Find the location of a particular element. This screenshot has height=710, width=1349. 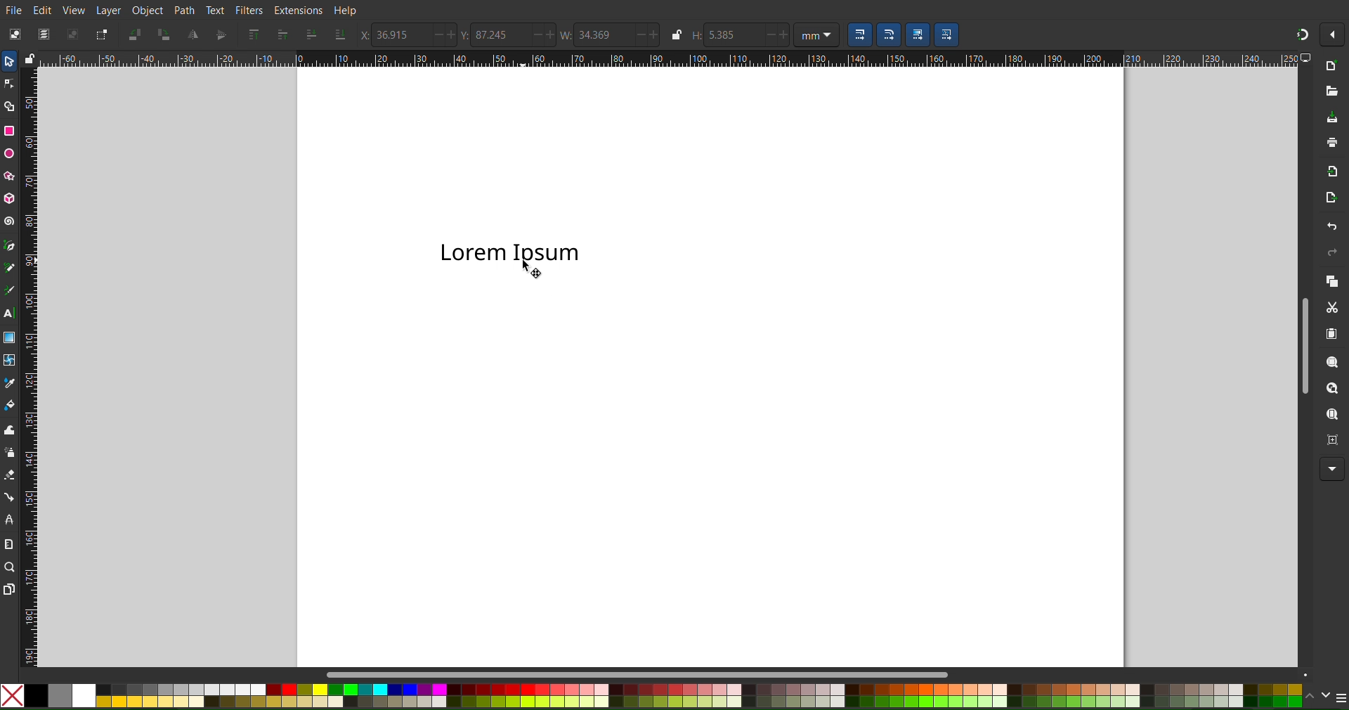

Move one level up is located at coordinates (282, 34).